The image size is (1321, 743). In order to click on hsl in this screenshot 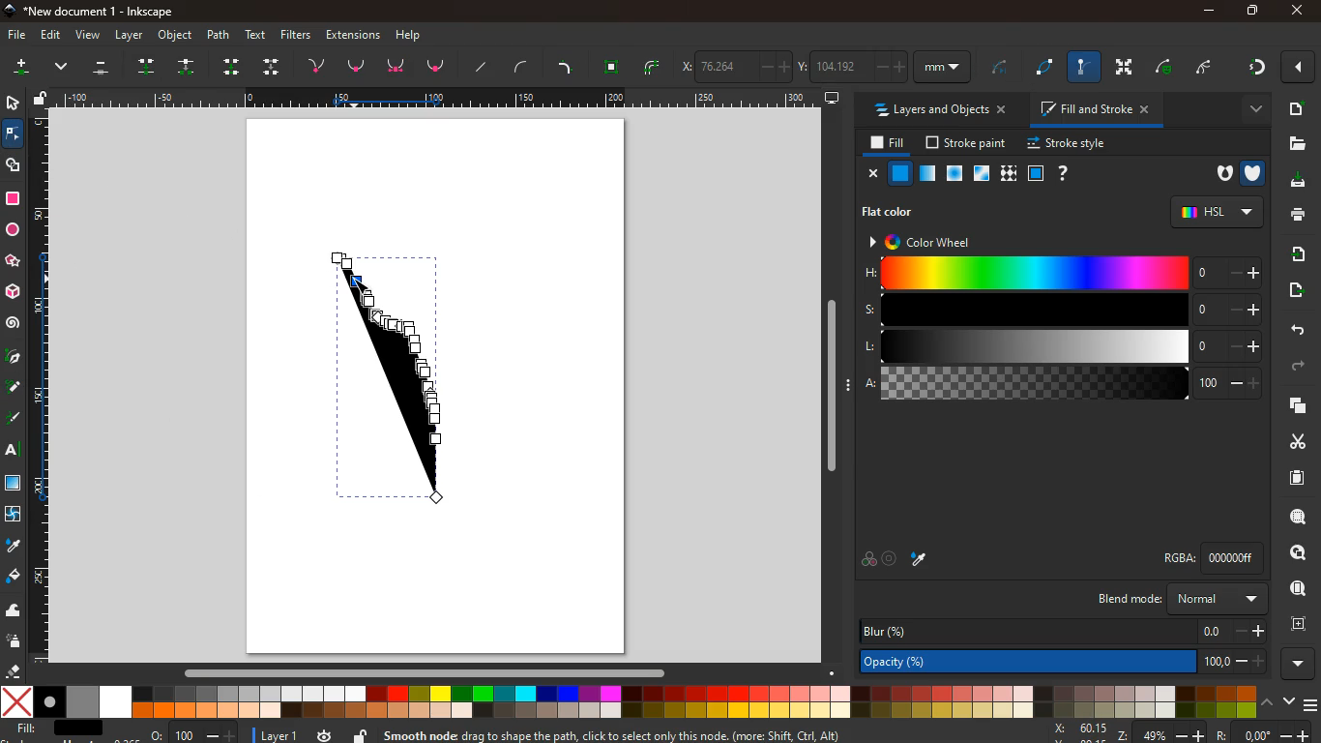, I will do `click(1216, 211)`.